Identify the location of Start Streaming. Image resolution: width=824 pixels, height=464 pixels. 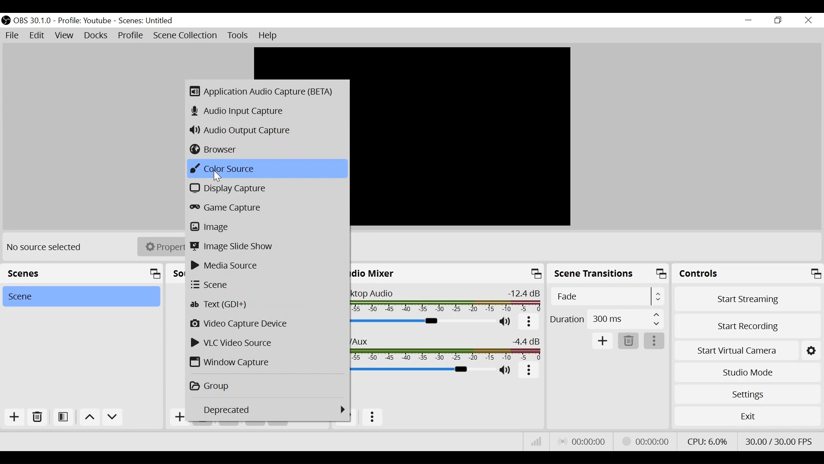
(748, 301).